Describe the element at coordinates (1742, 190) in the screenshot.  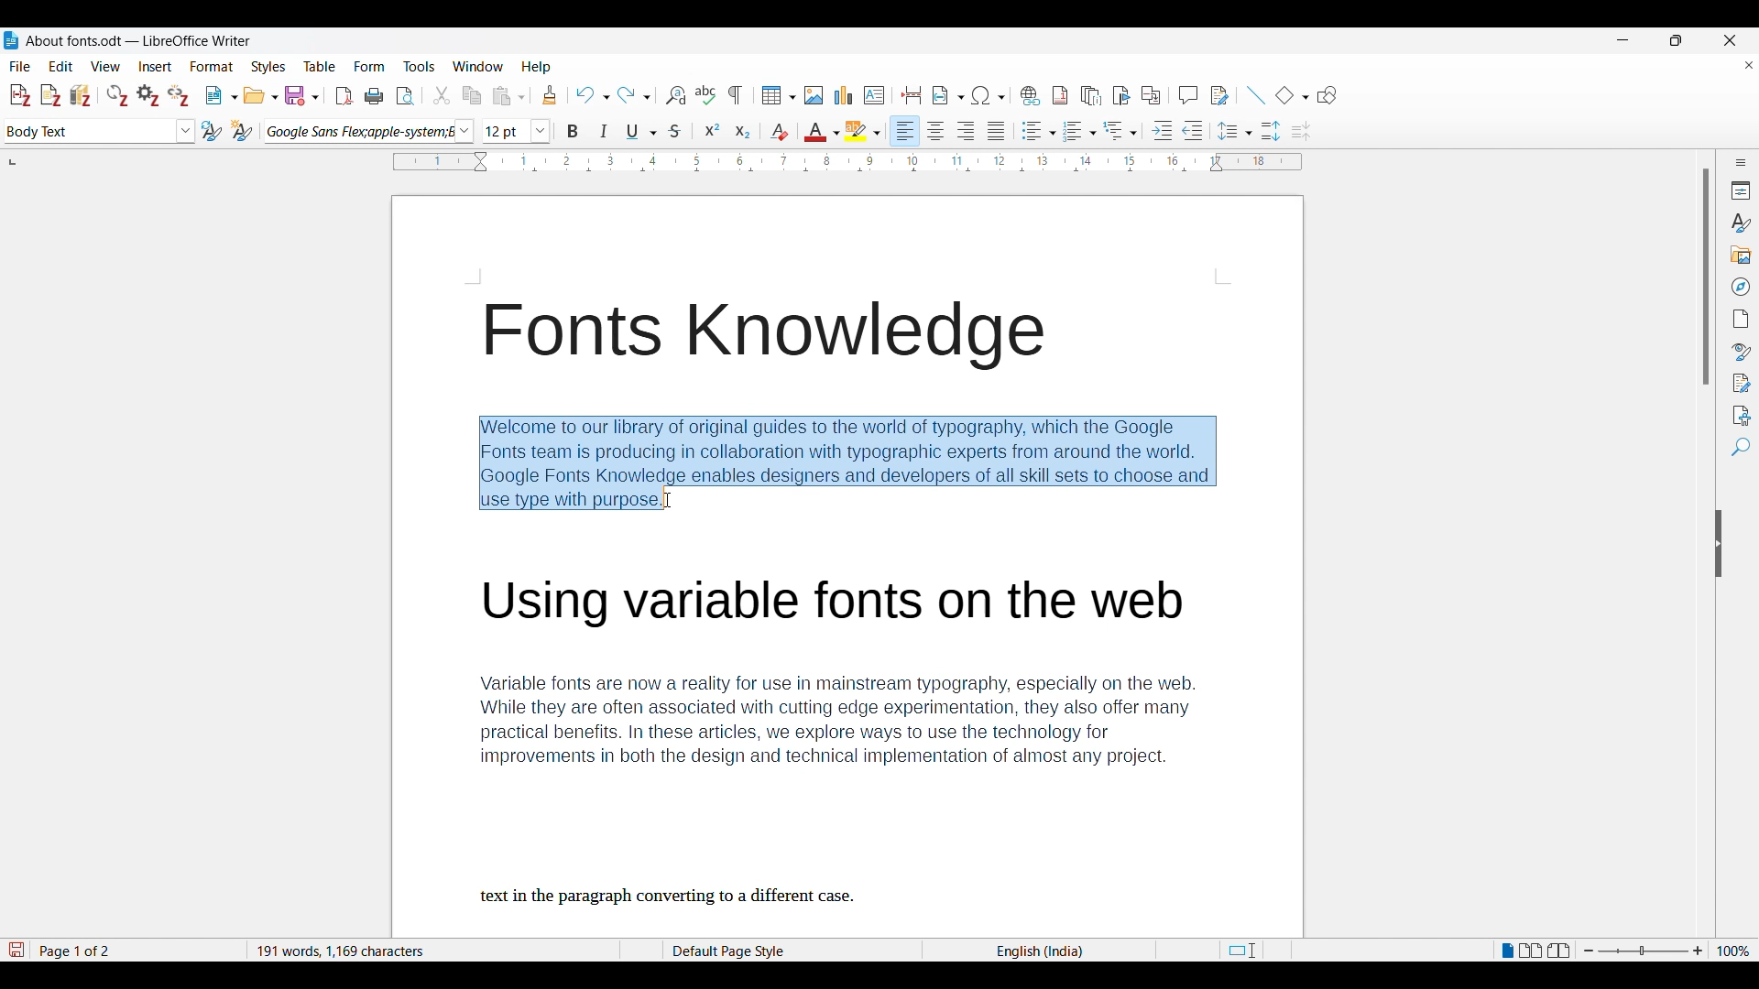
I see `Properties` at that location.